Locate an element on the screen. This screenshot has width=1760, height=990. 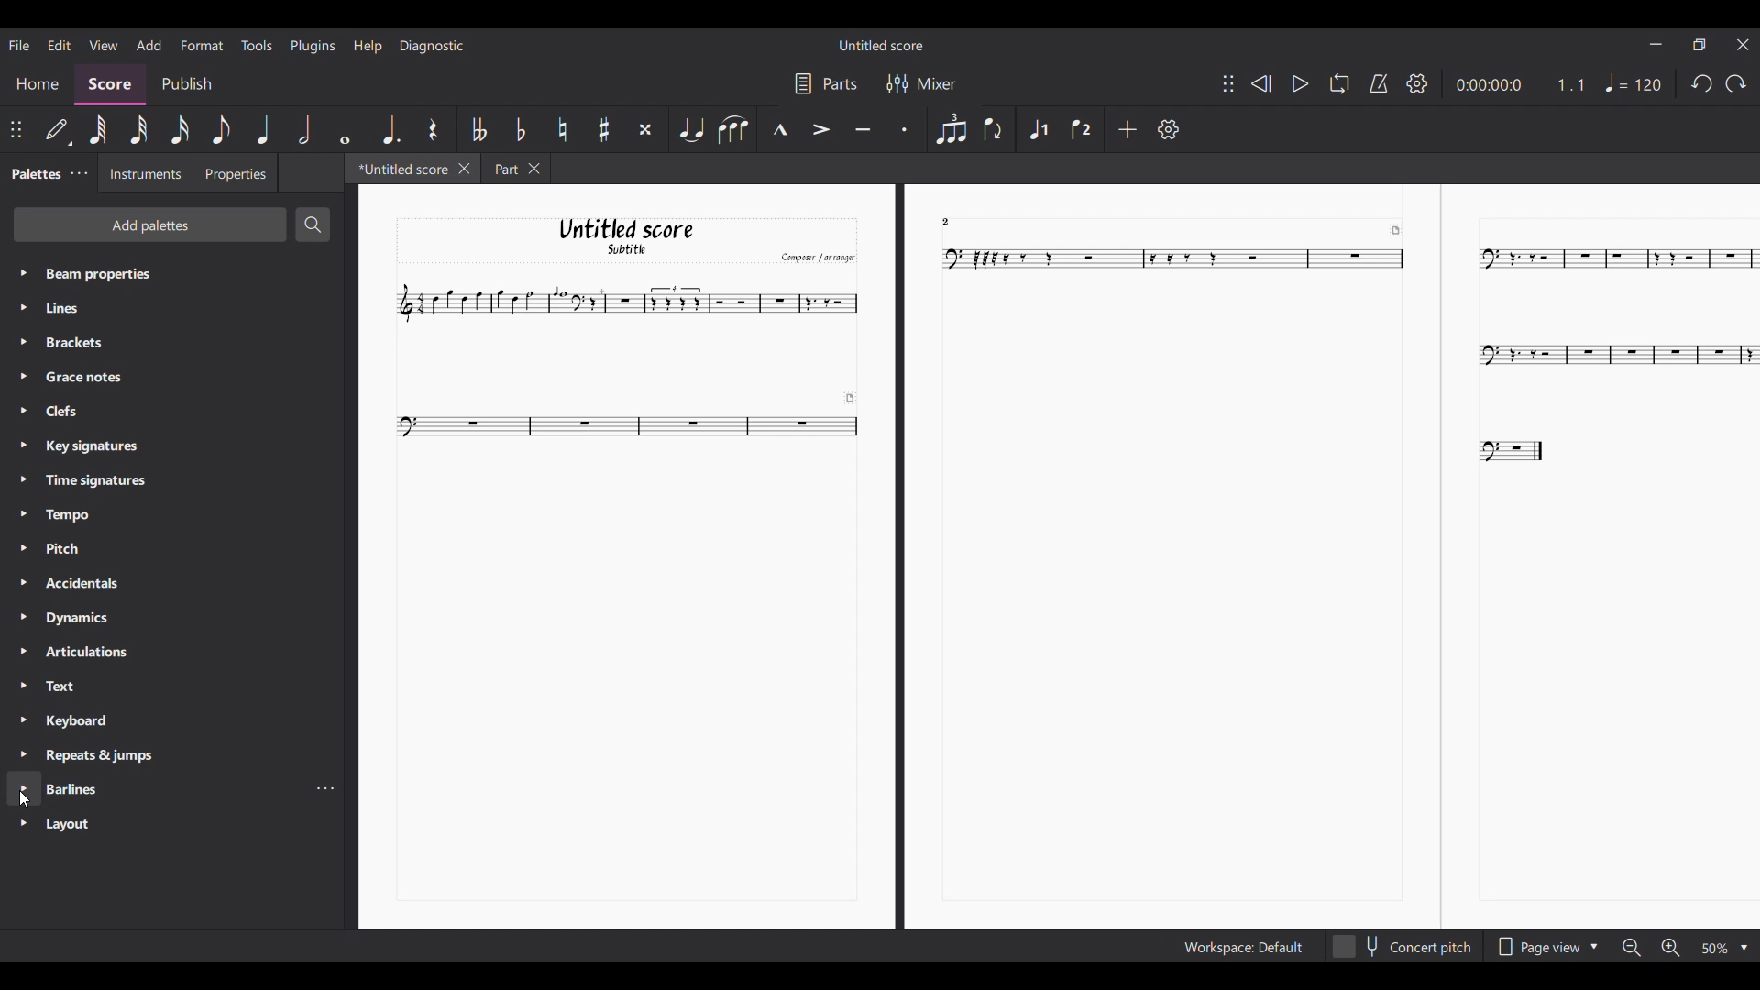
Palette settings is located at coordinates (82, 478).